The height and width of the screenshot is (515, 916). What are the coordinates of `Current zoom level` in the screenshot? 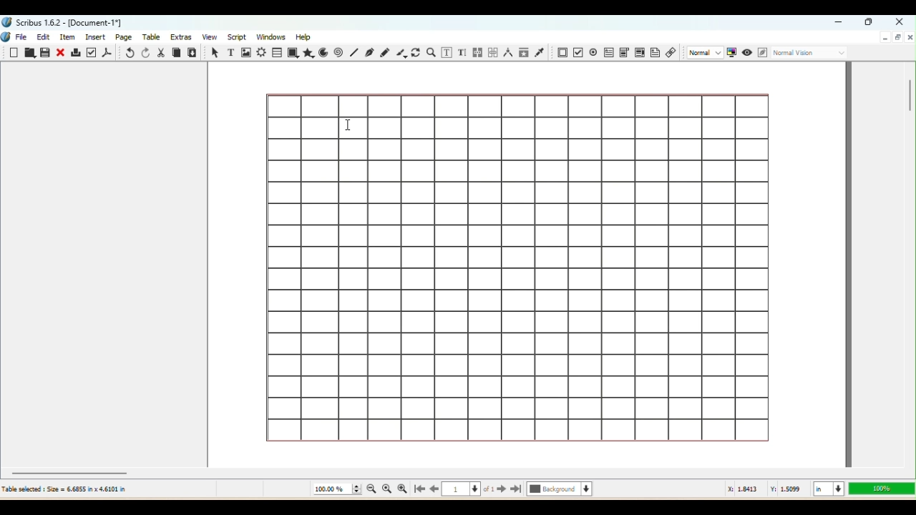 It's located at (336, 489).